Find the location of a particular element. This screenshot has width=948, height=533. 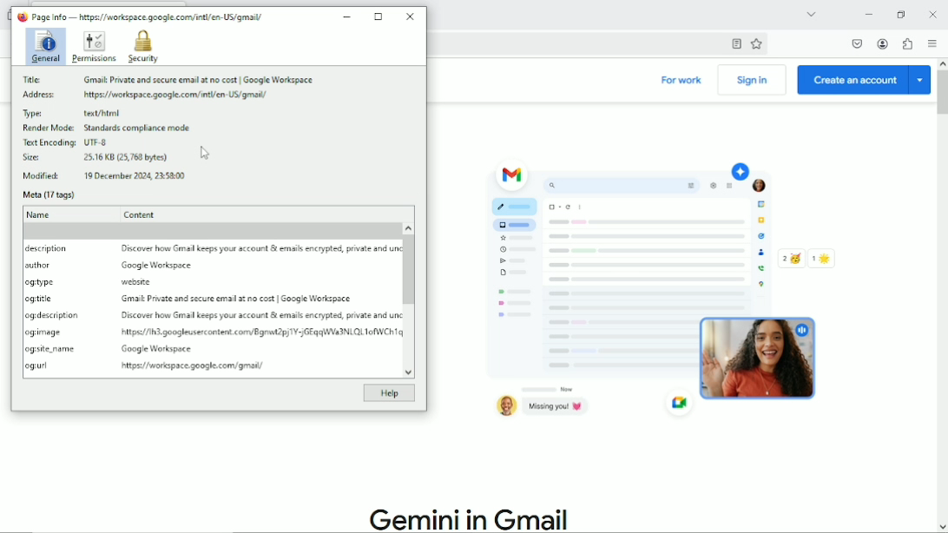

Page Info — hetps:// workspace googie comvintl en US/gmail/ is located at coordinates (140, 16).